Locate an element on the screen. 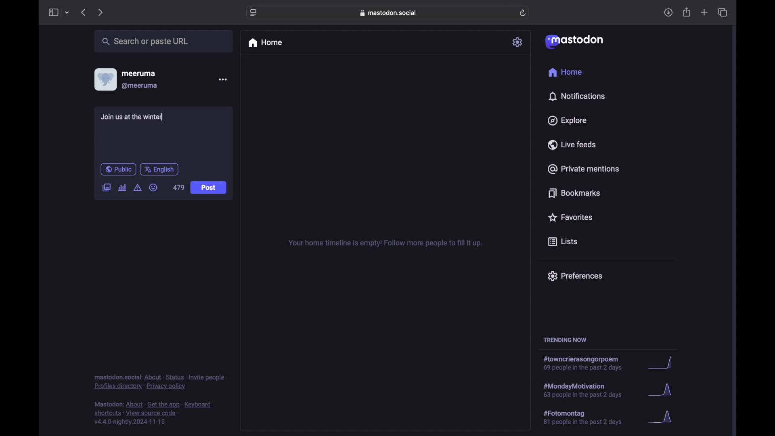 This screenshot has height=436, width=775. explore is located at coordinates (566, 121).